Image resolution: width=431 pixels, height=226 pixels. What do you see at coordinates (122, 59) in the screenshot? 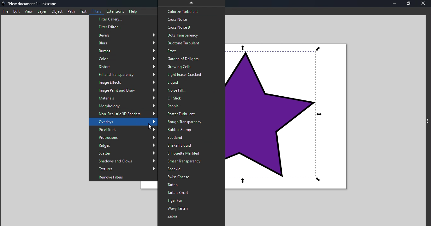
I see `Color` at bounding box center [122, 59].